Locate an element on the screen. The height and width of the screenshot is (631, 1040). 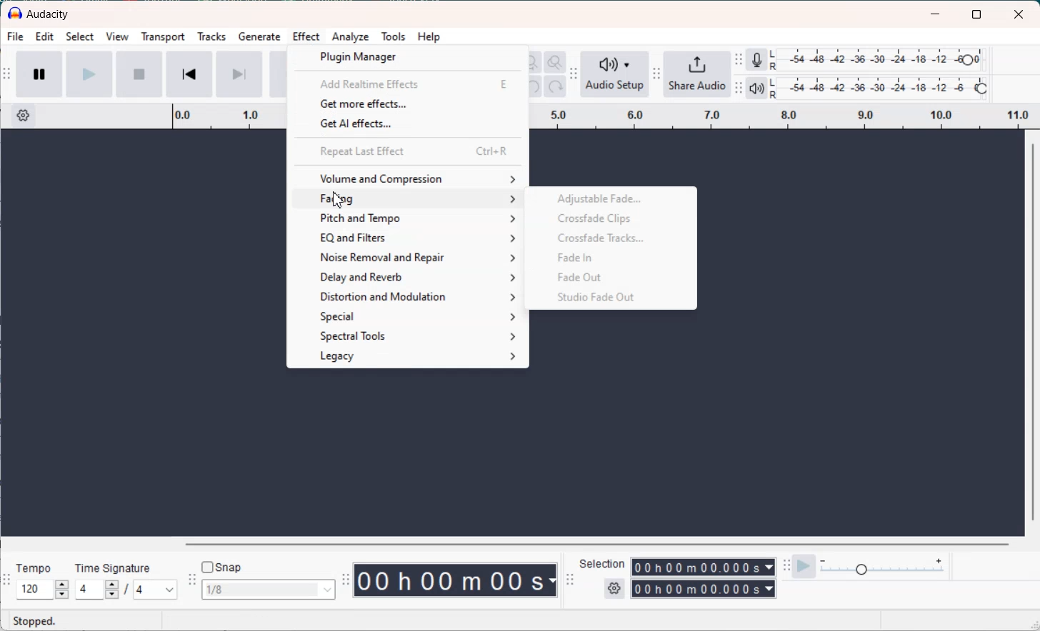
Play at speed is located at coordinates (805, 566).